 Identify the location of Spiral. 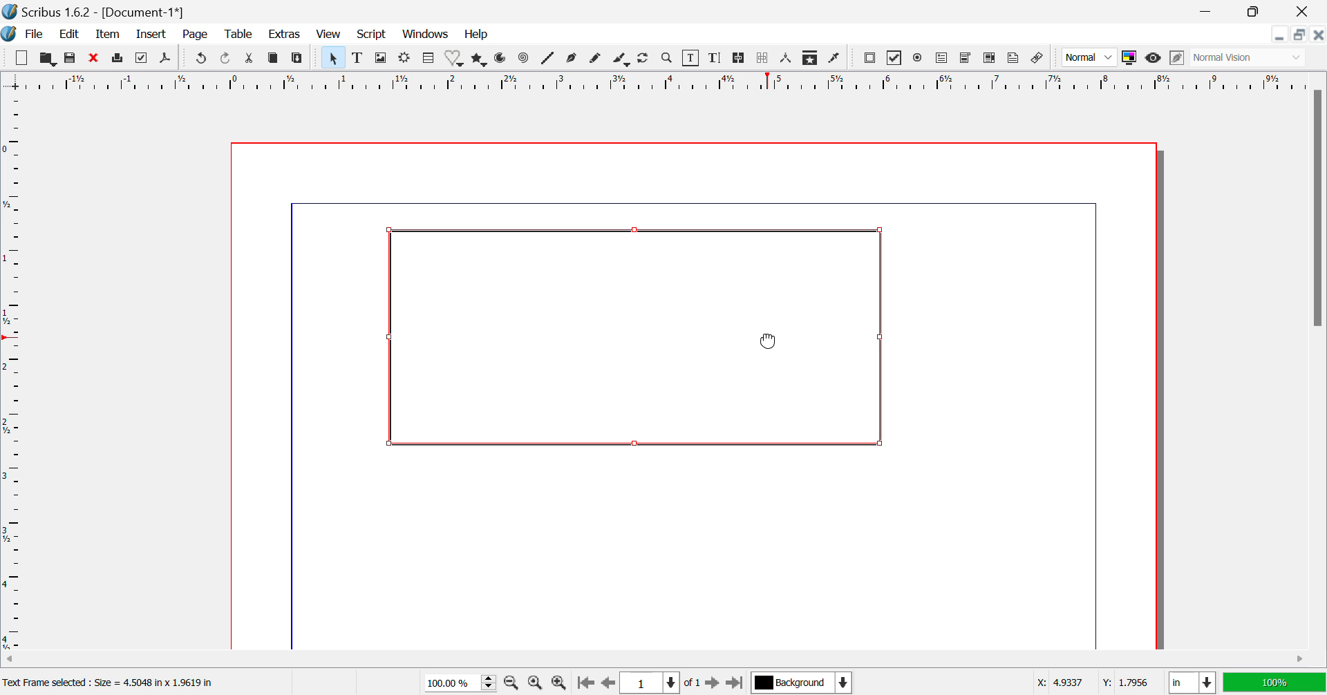
(523, 61).